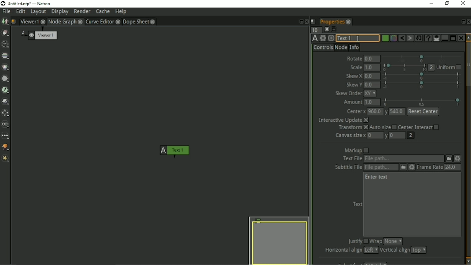 Image resolution: width=471 pixels, height=265 pixels. I want to click on close, so click(154, 22).